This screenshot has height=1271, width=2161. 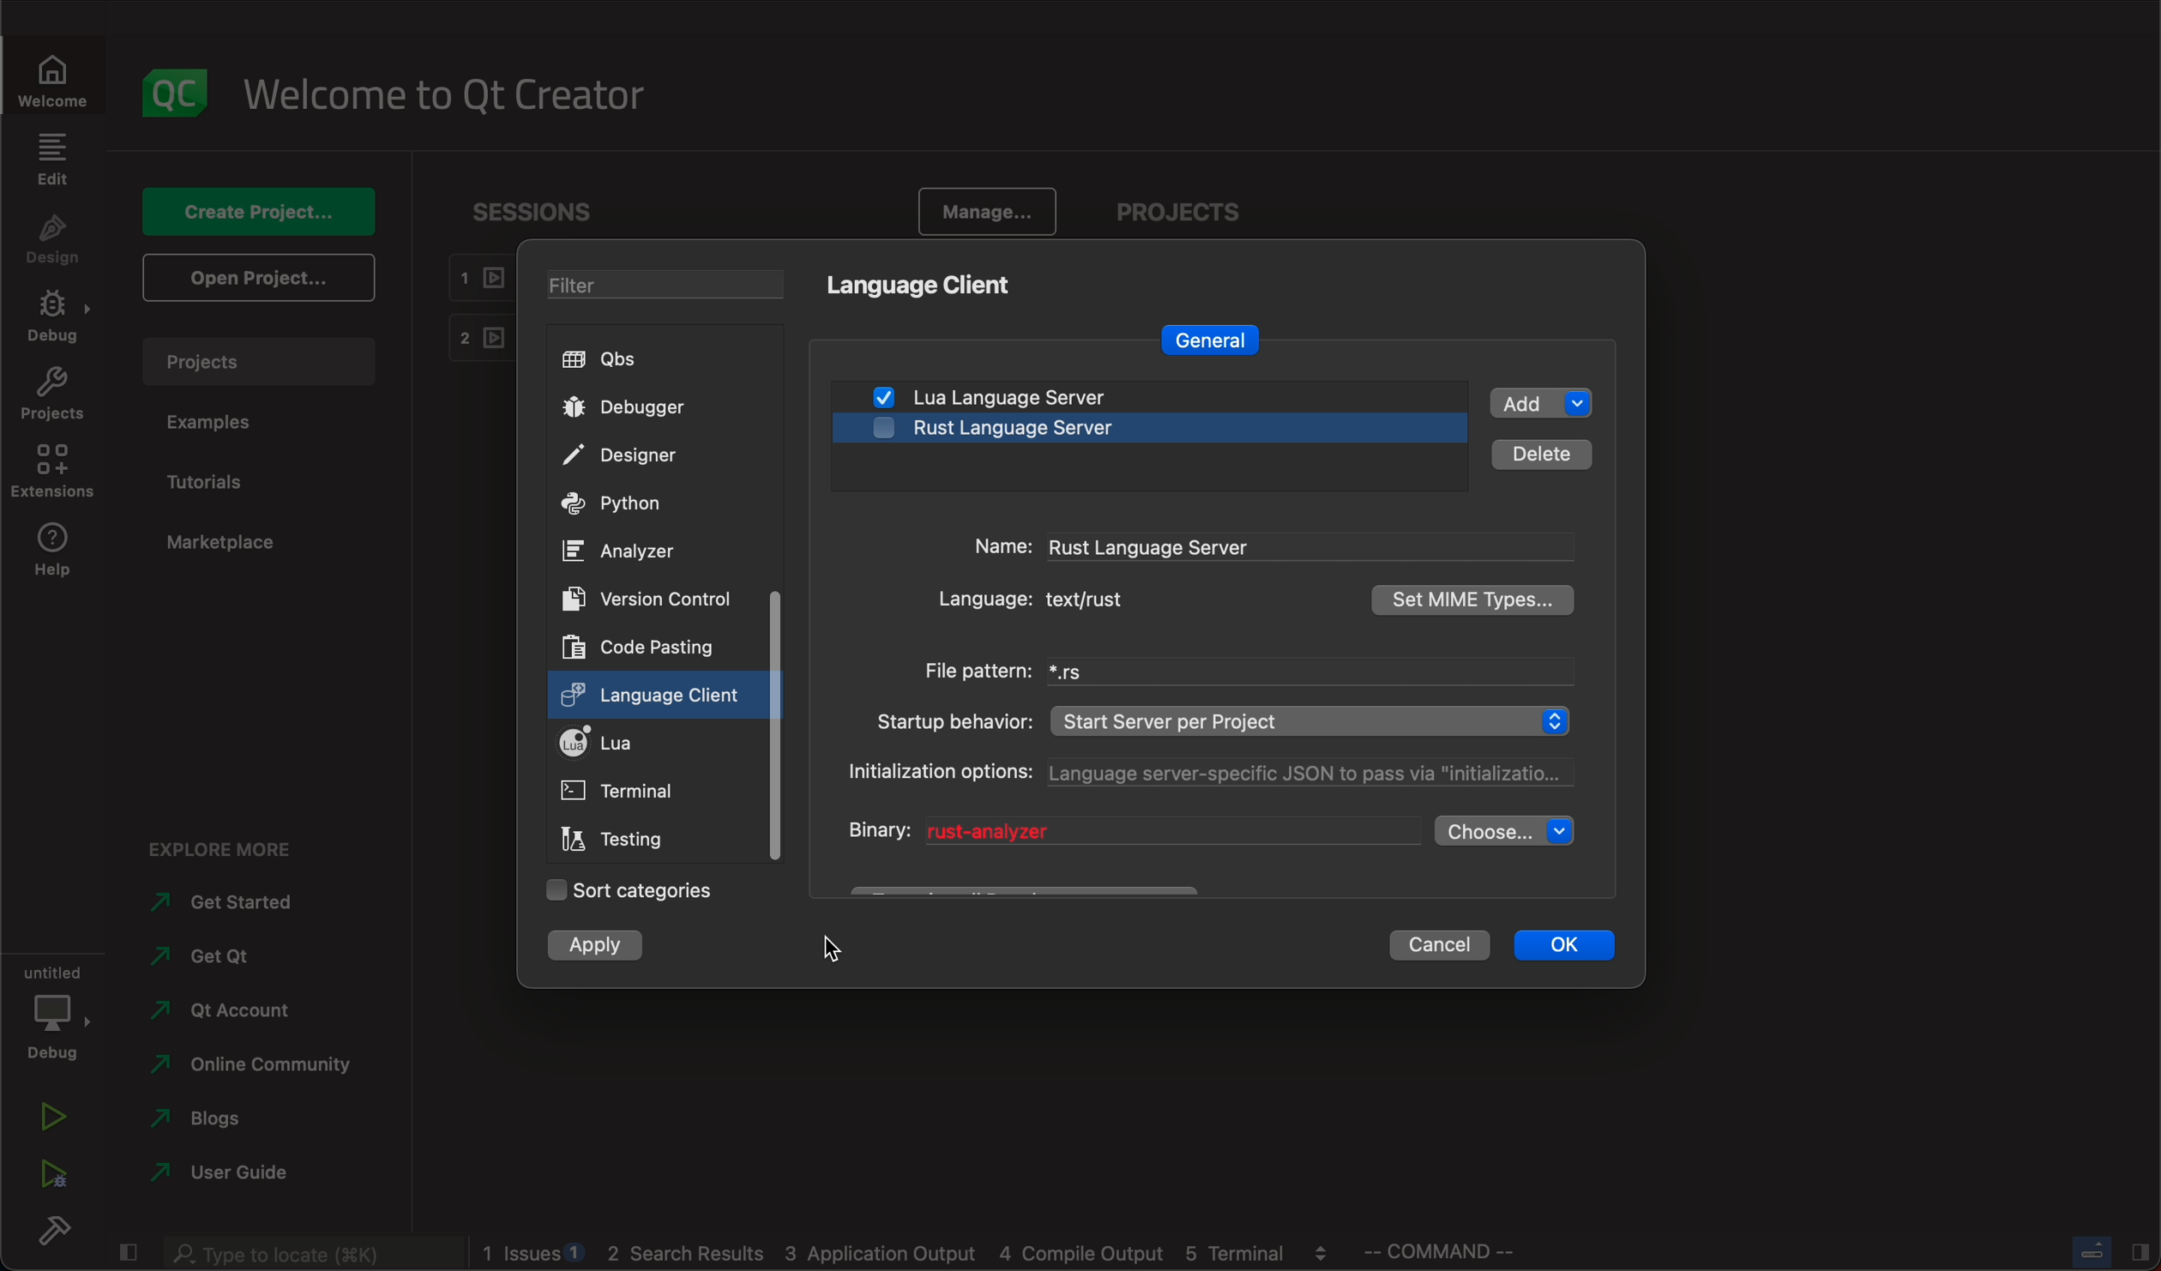 What do you see at coordinates (1062, 605) in the screenshot?
I see `language` at bounding box center [1062, 605].